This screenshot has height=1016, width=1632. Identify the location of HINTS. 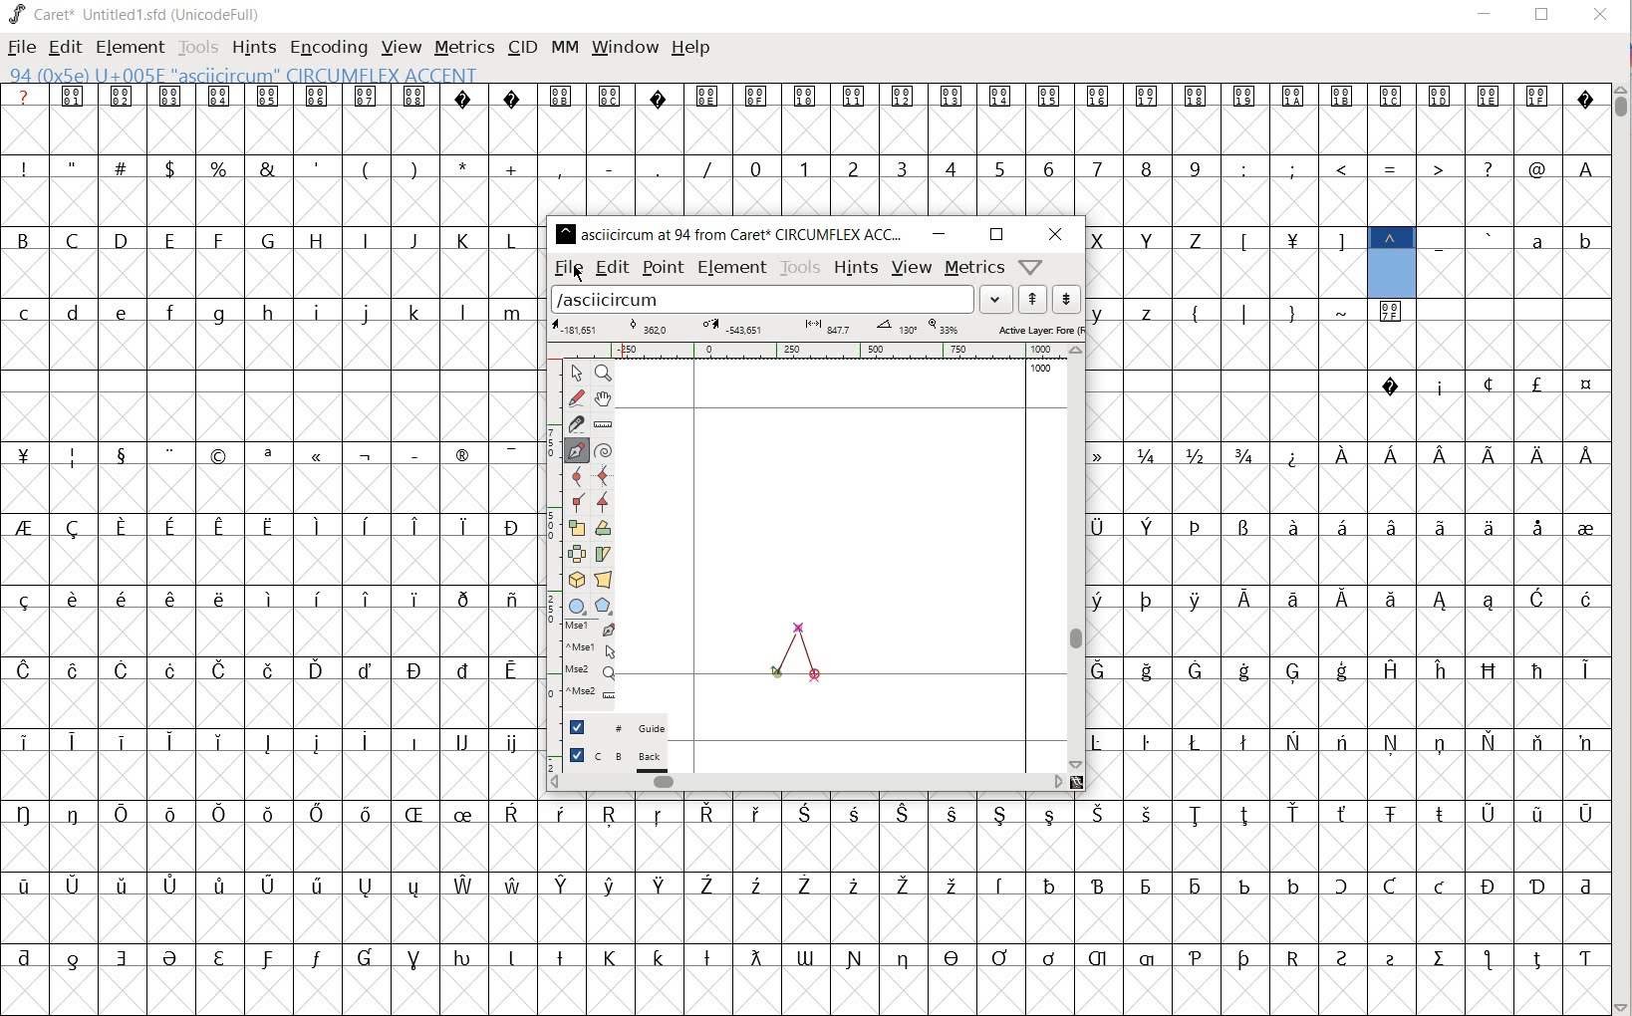
(254, 47).